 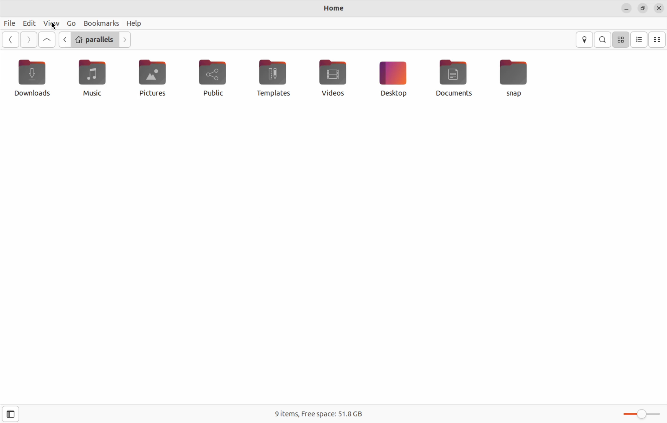 I want to click on Desktop icon, so click(x=392, y=78).